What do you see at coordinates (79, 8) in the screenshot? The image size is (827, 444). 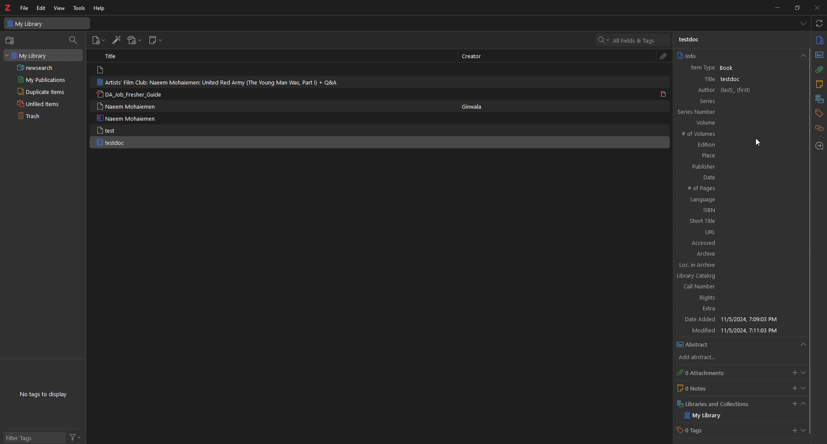 I see `tools` at bounding box center [79, 8].